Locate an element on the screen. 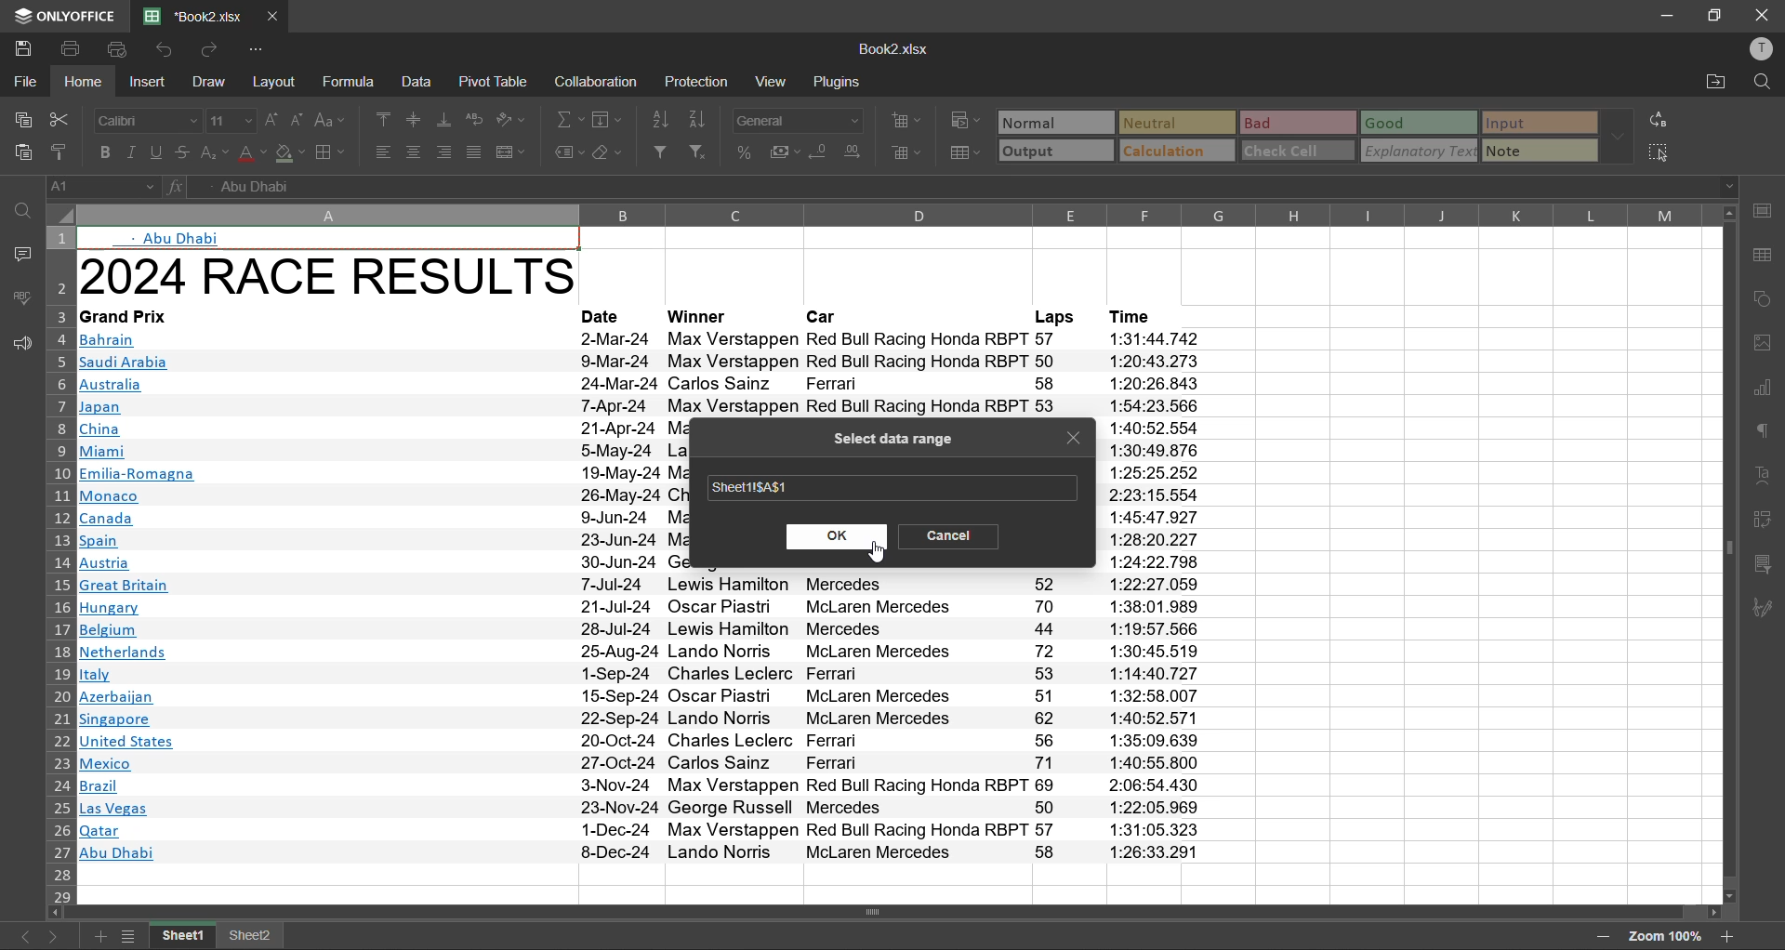  align middle is located at coordinates (410, 119).